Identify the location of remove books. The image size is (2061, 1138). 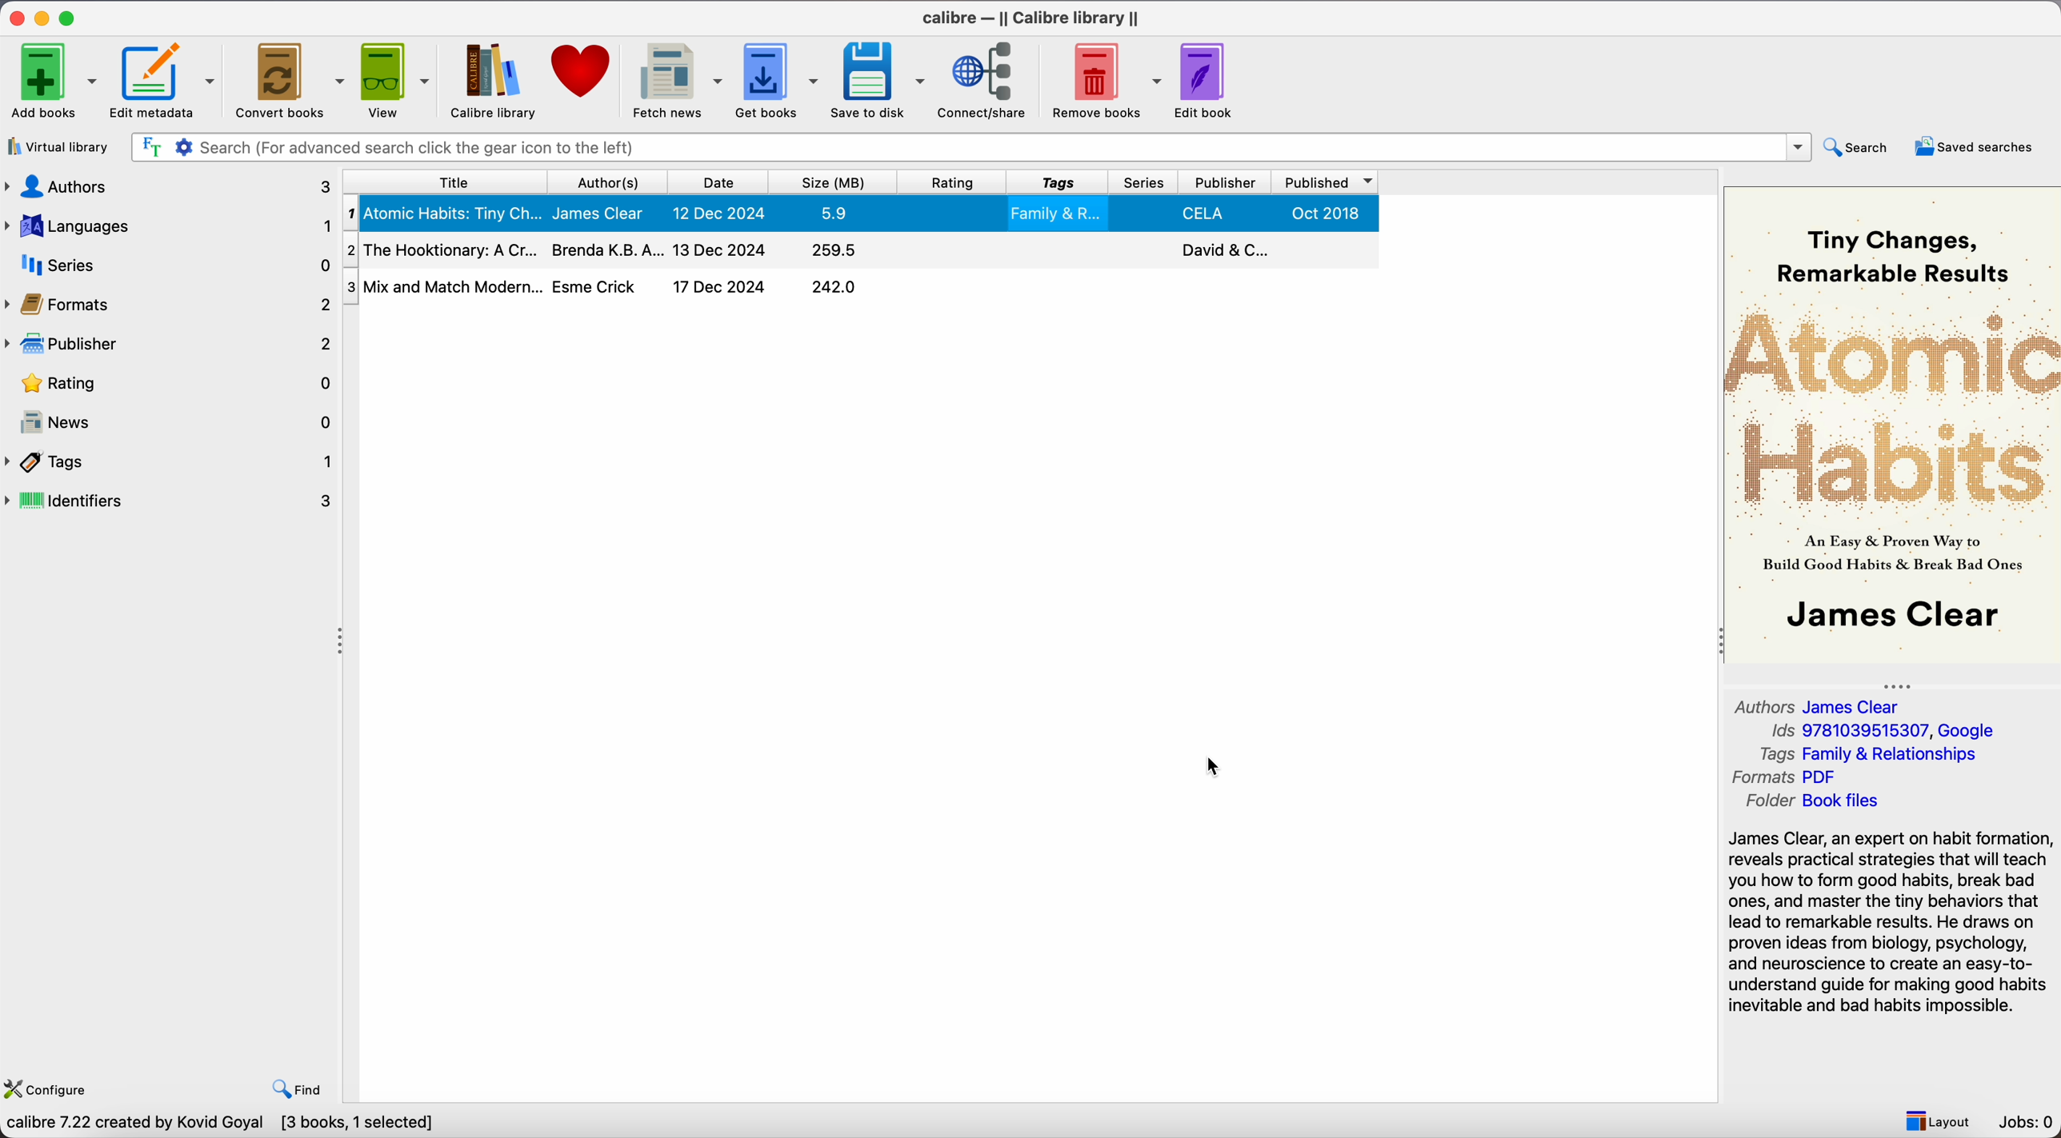
(1094, 79).